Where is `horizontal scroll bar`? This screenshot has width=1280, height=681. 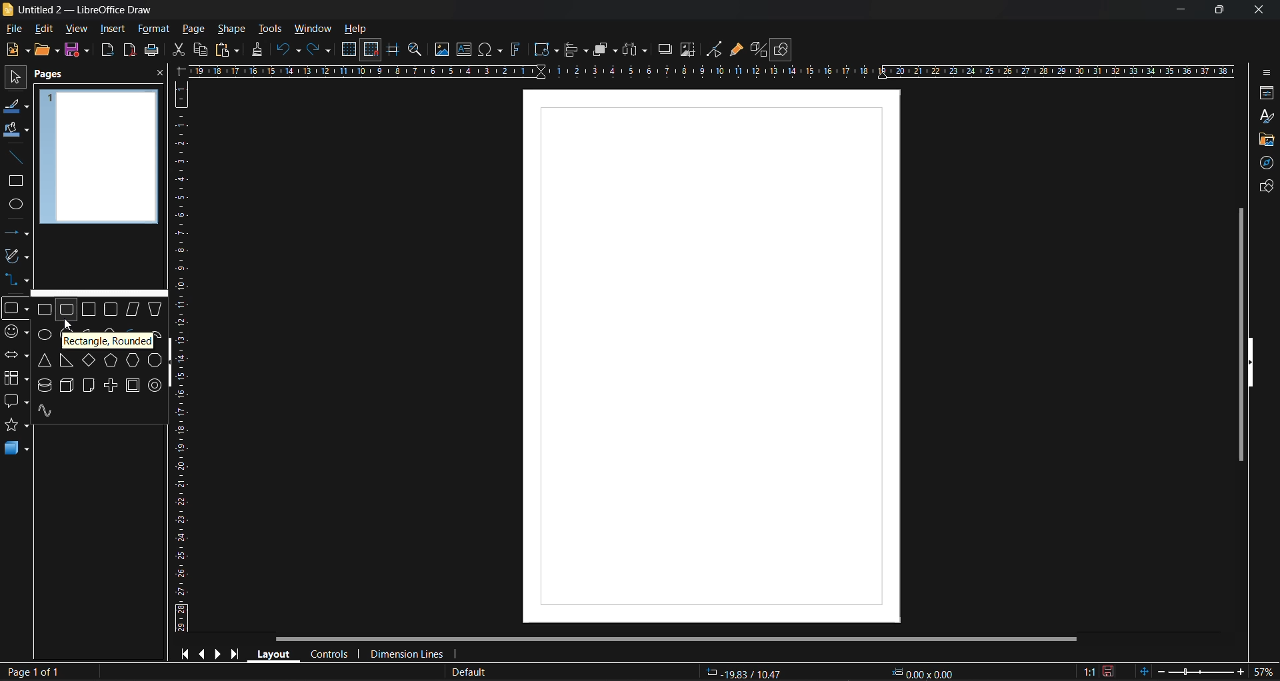
horizontal scroll bar is located at coordinates (675, 640).